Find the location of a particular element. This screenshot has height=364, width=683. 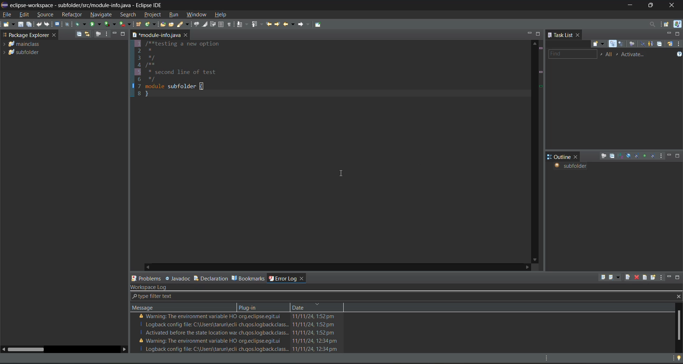

new is located at coordinates (9, 24).